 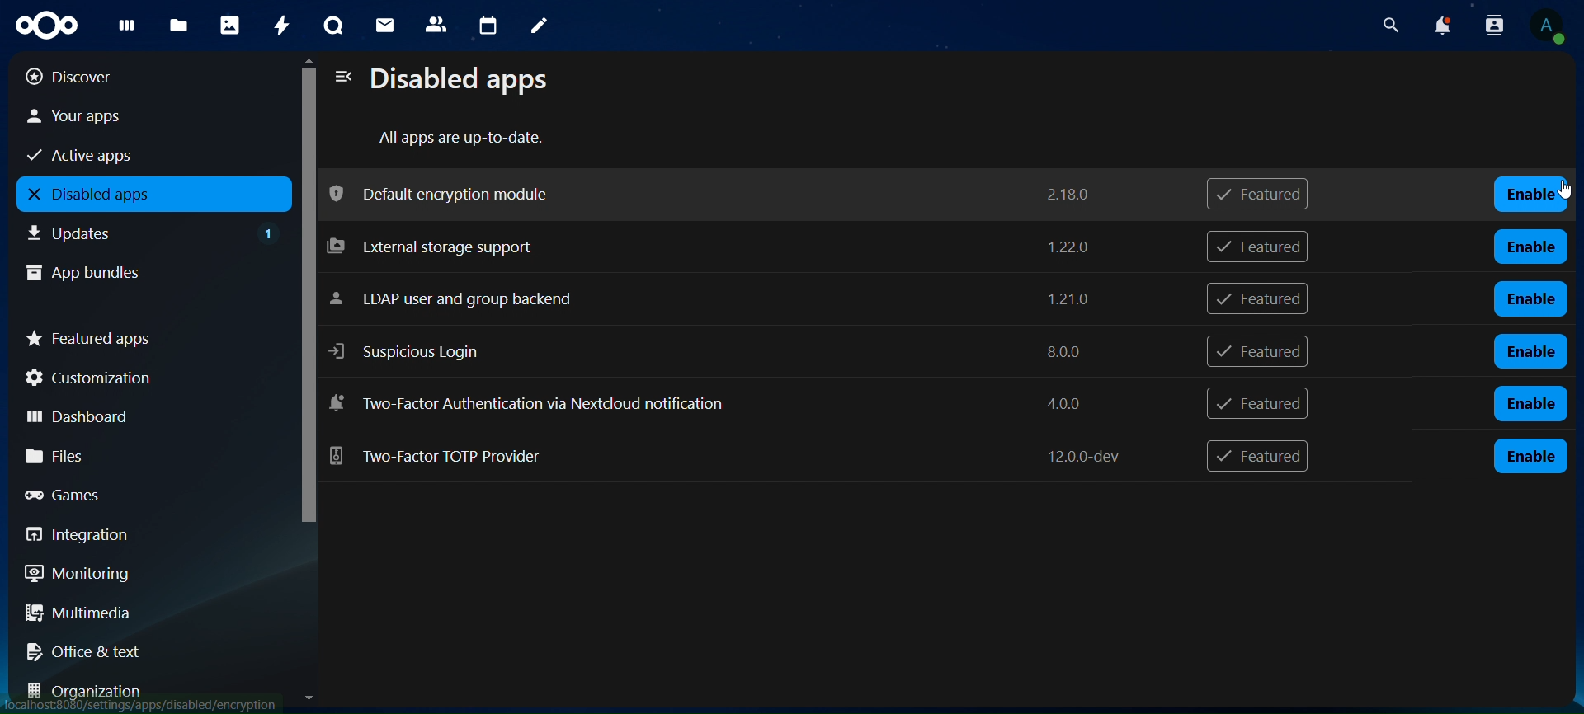 What do you see at coordinates (281, 25) in the screenshot?
I see `activity` at bounding box center [281, 25].